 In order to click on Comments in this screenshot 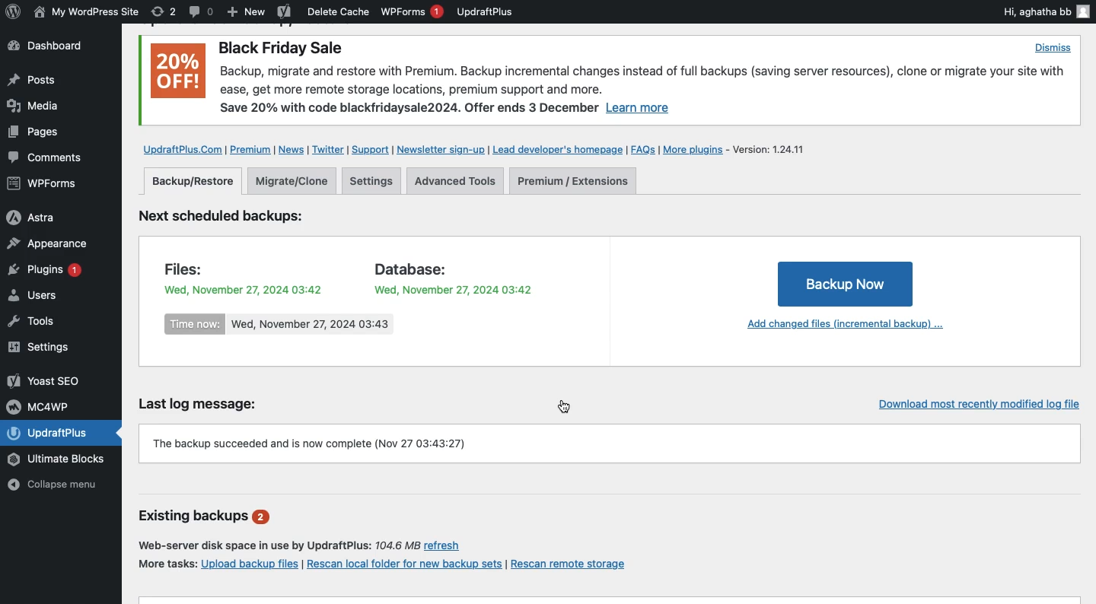, I will do `click(47, 158)`.